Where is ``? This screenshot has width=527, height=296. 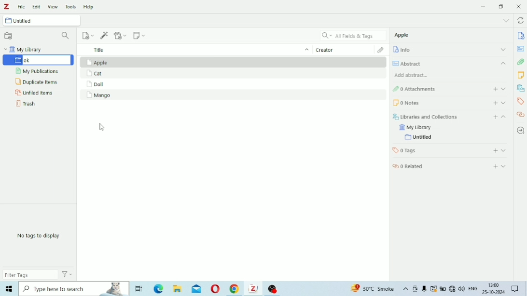  is located at coordinates (158, 288).